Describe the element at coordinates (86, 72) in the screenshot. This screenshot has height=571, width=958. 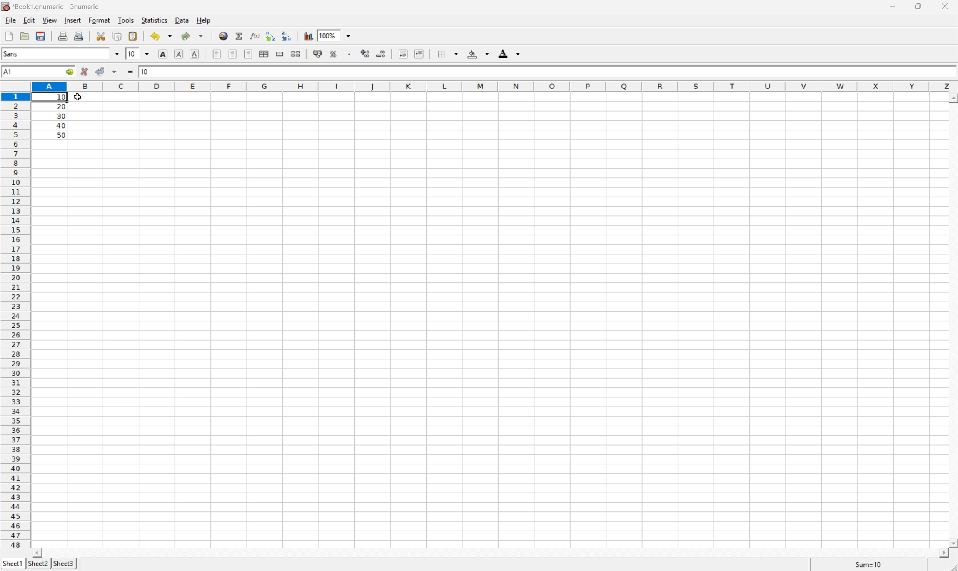
I see `Cancel changes` at that location.